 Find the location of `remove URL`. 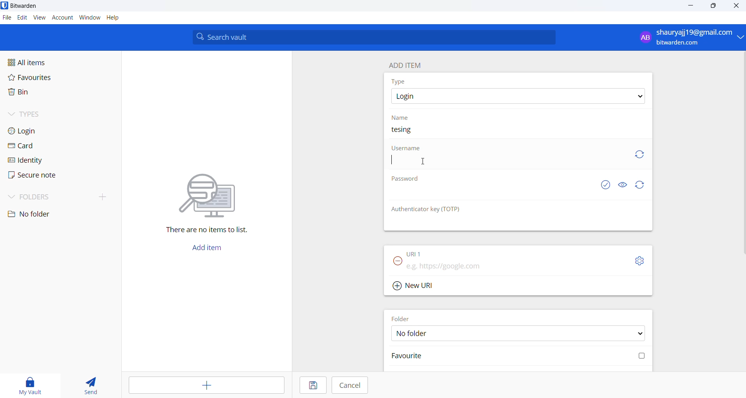

remove URL is located at coordinates (398, 263).